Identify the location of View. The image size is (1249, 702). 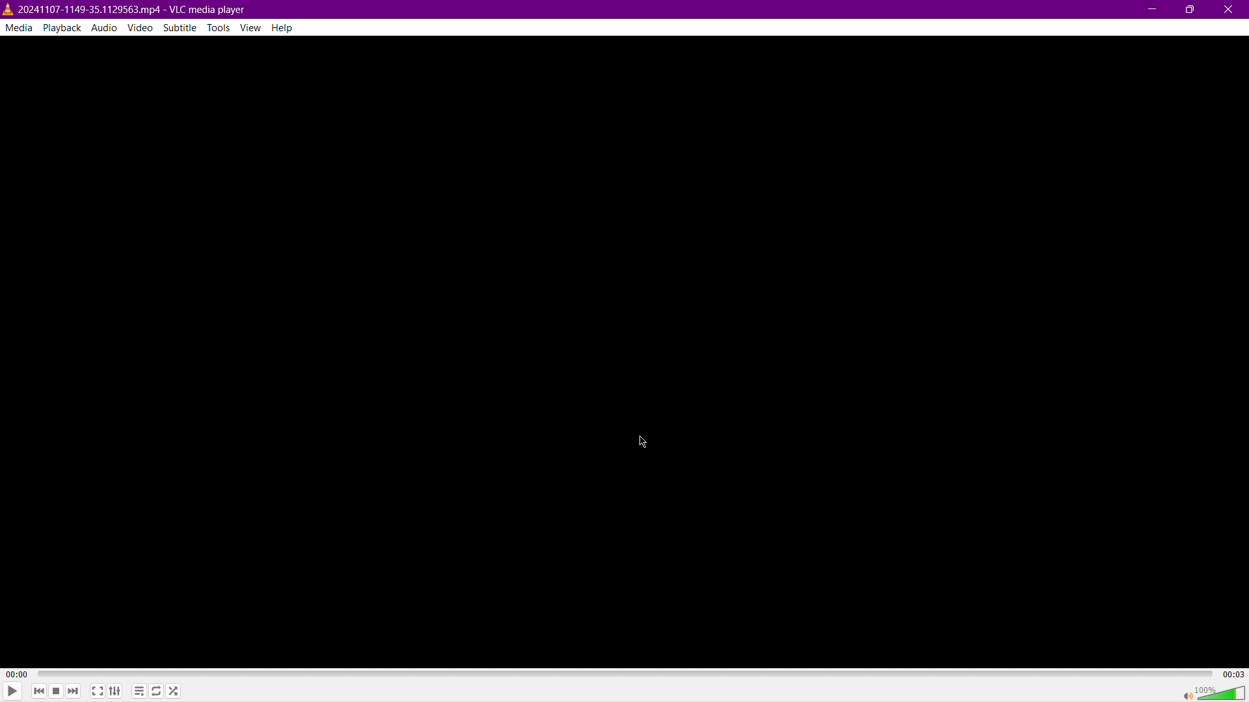
(254, 27).